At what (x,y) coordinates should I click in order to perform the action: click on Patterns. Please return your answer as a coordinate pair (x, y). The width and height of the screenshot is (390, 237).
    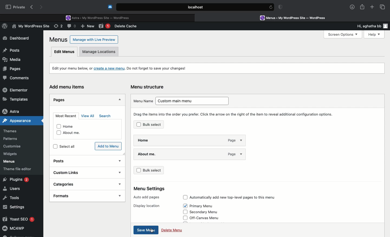
    Looking at the image, I should click on (12, 139).